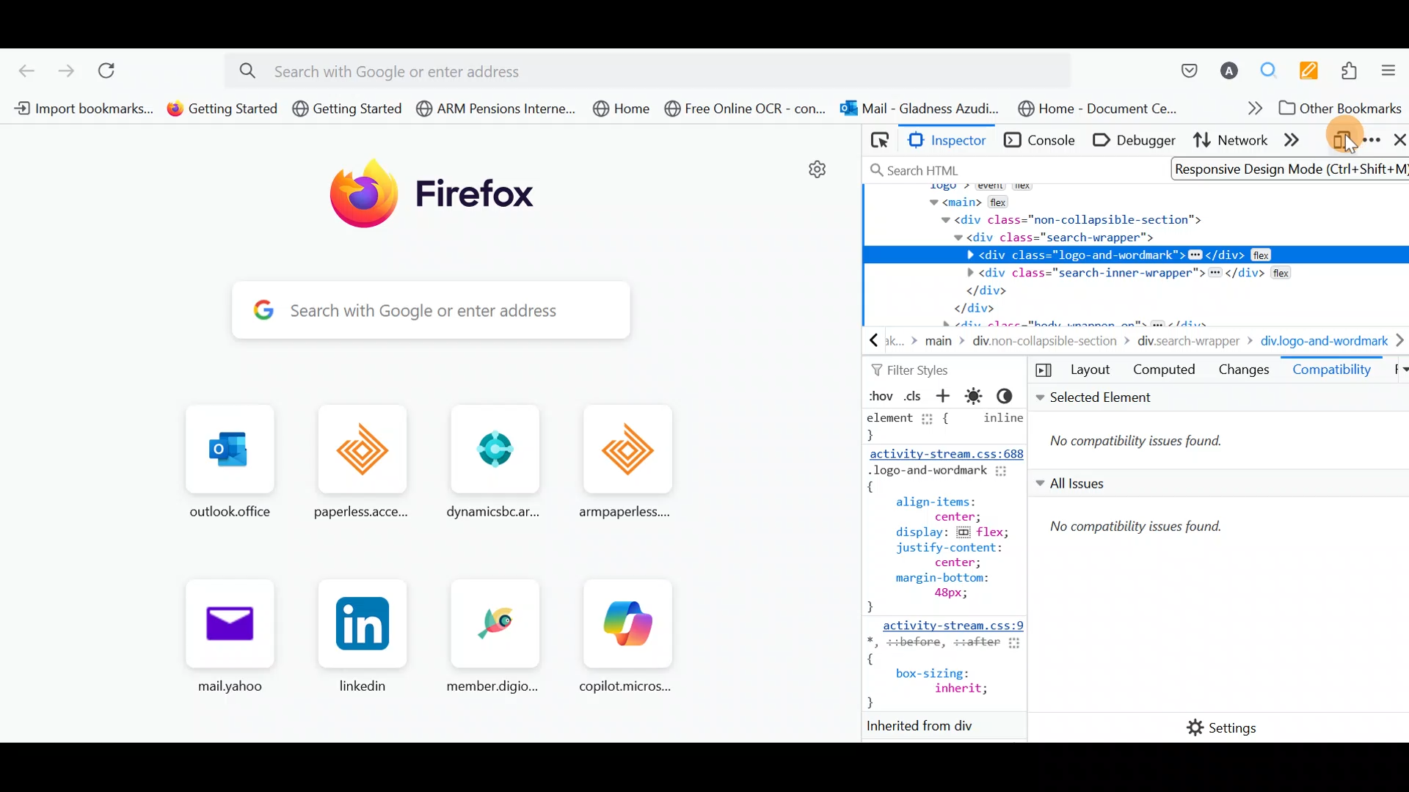 Image resolution: width=1409 pixels, height=792 pixels. I want to click on Debugger, so click(1131, 142).